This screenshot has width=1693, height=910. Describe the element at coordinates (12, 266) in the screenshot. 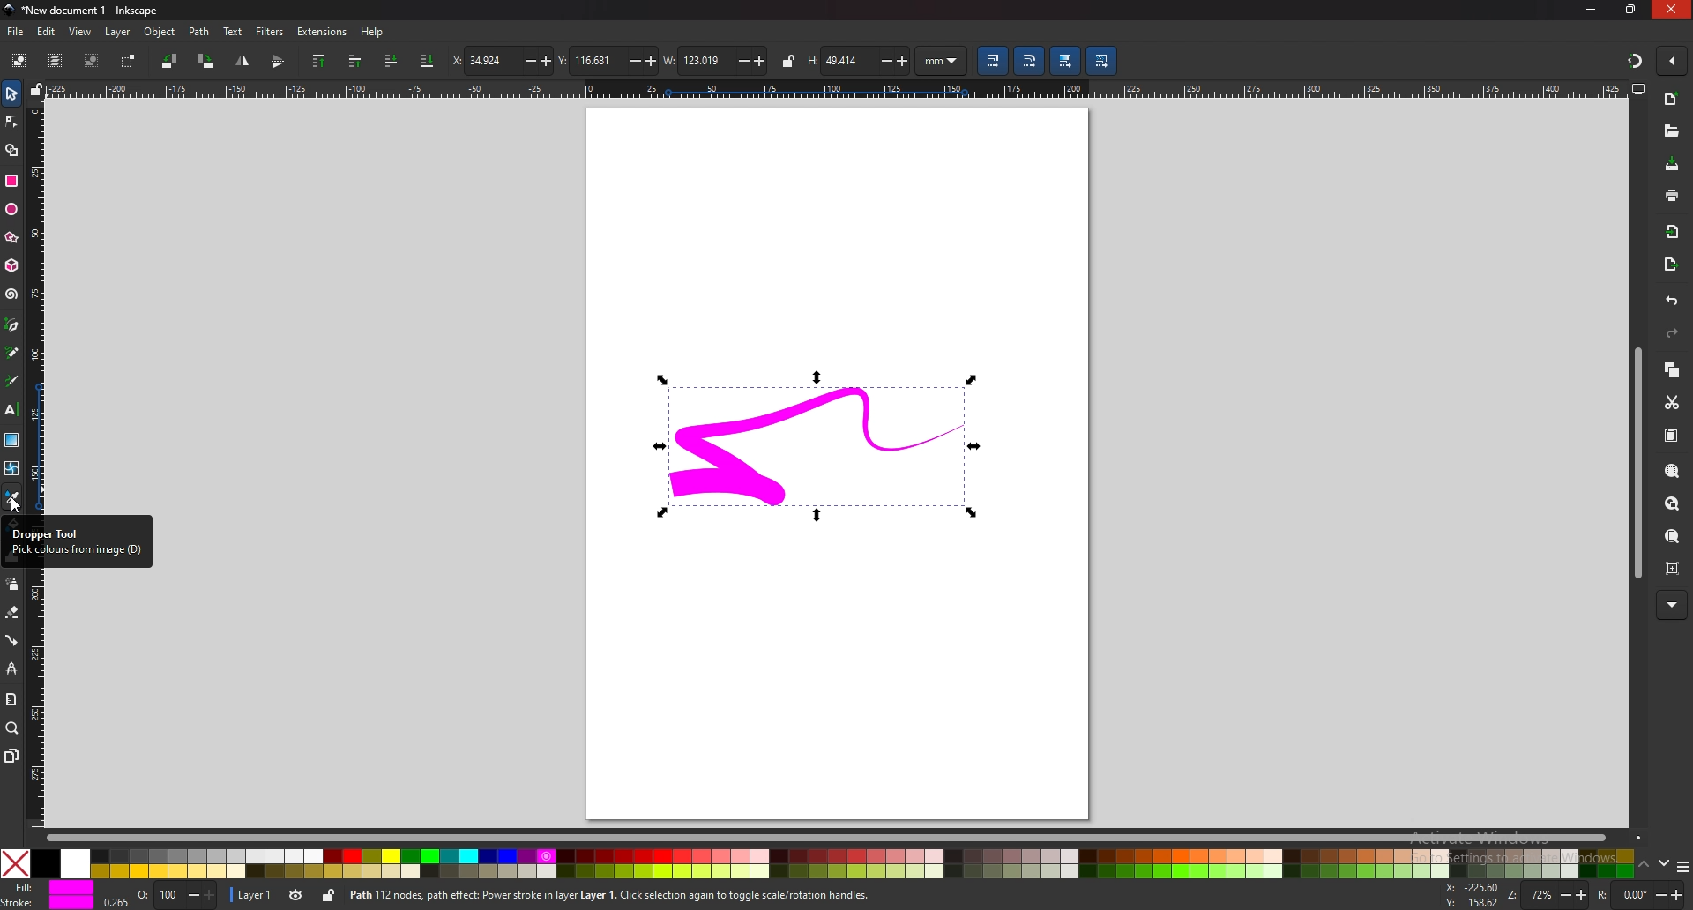

I see `3d box` at that location.